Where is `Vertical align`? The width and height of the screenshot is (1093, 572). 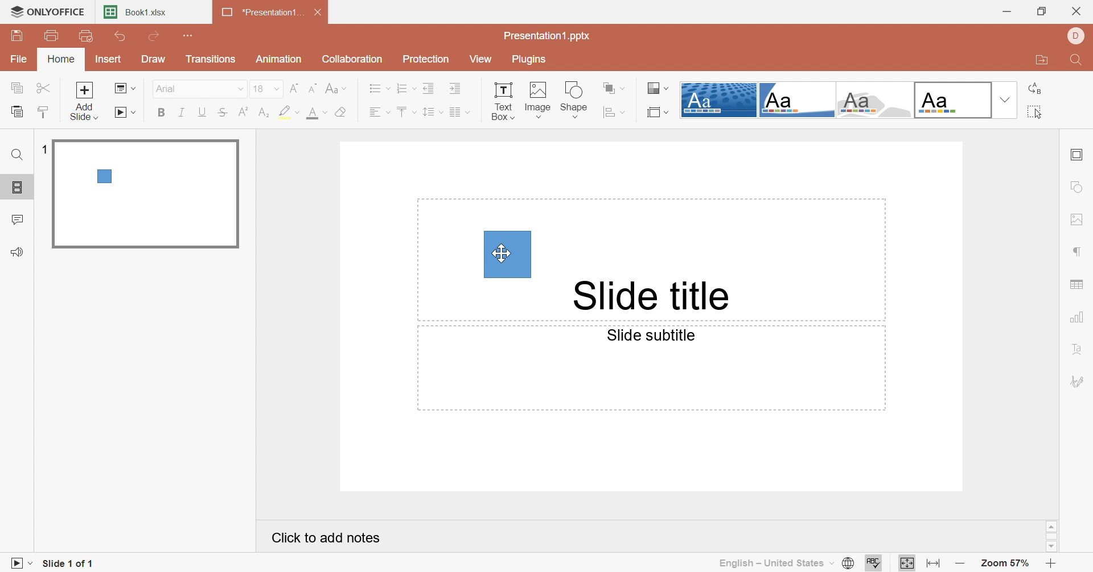
Vertical align is located at coordinates (407, 113).